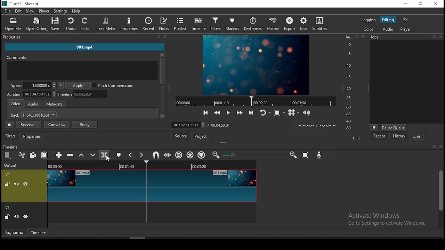 The width and height of the screenshot is (445, 250). What do you see at coordinates (190, 155) in the screenshot?
I see `ripple all tracks` at bounding box center [190, 155].